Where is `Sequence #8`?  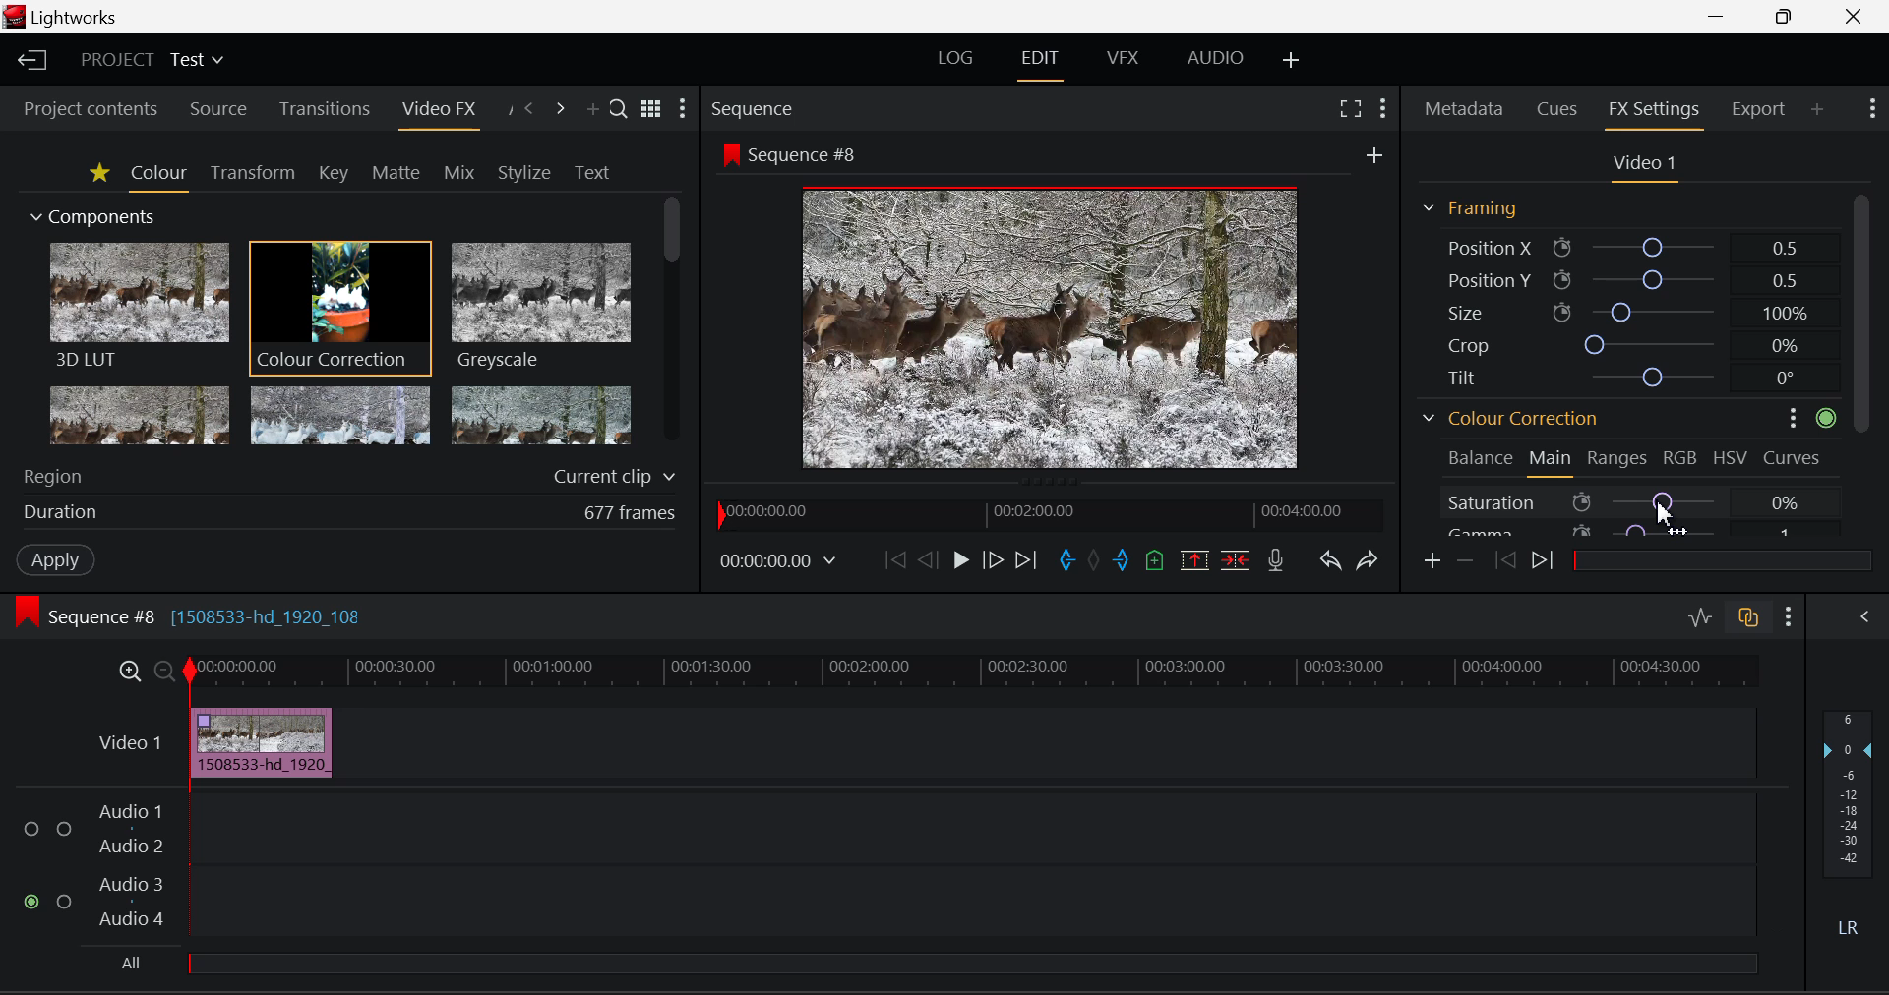
Sequence #8 is located at coordinates (1051, 308).